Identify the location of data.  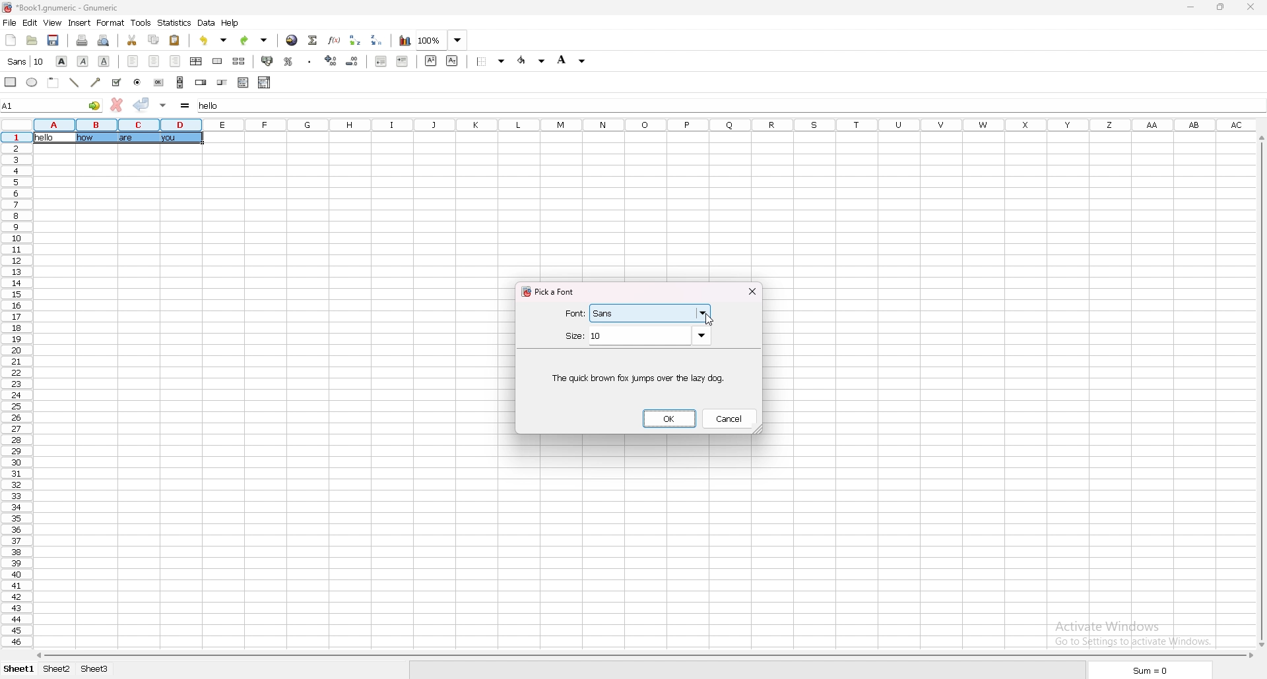
(207, 23).